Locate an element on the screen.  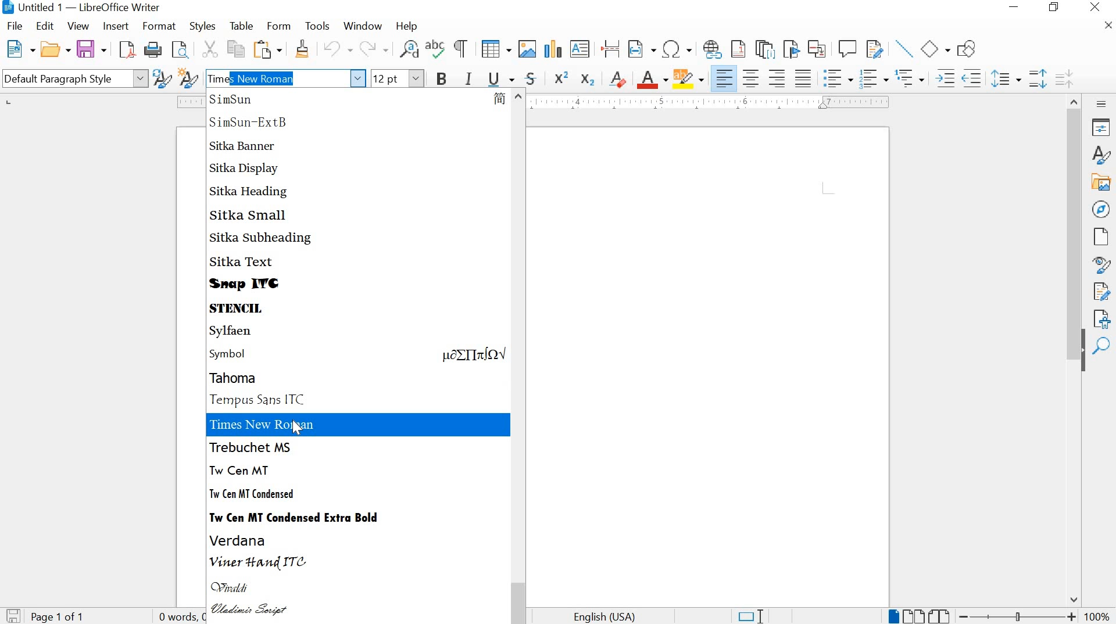
DECREASE PARAGRAPH SPACING is located at coordinates (1063, 77).